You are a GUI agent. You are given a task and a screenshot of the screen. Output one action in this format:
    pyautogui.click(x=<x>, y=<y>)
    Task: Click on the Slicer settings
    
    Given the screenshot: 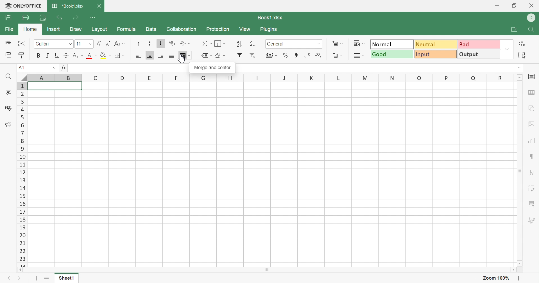 What is the action you would take?
    pyautogui.click(x=531, y=205)
    